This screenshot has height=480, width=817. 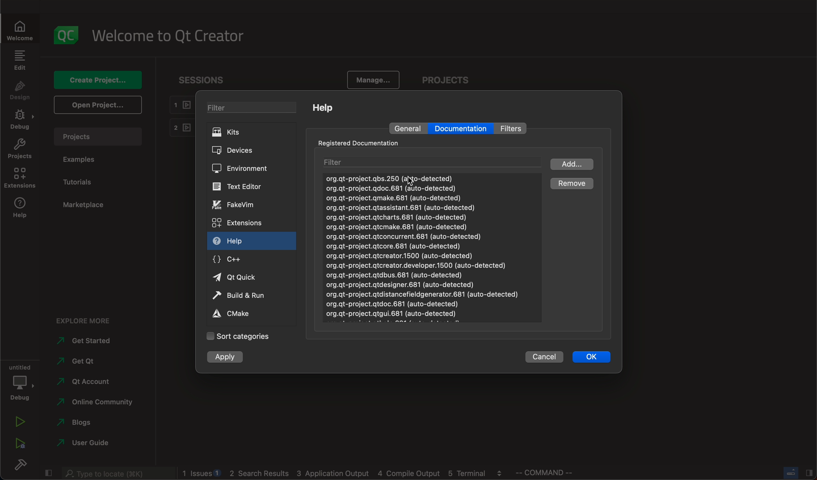 I want to click on debug, so click(x=22, y=381).